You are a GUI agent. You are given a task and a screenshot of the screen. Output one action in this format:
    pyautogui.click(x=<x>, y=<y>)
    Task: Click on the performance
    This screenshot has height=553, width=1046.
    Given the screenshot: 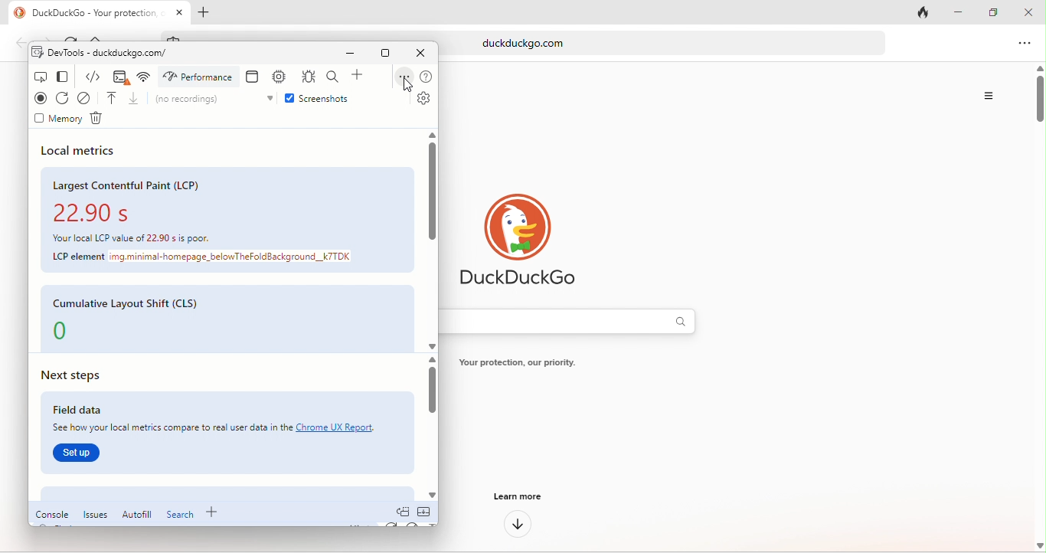 What is the action you would take?
    pyautogui.click(x=200, y=77)
    